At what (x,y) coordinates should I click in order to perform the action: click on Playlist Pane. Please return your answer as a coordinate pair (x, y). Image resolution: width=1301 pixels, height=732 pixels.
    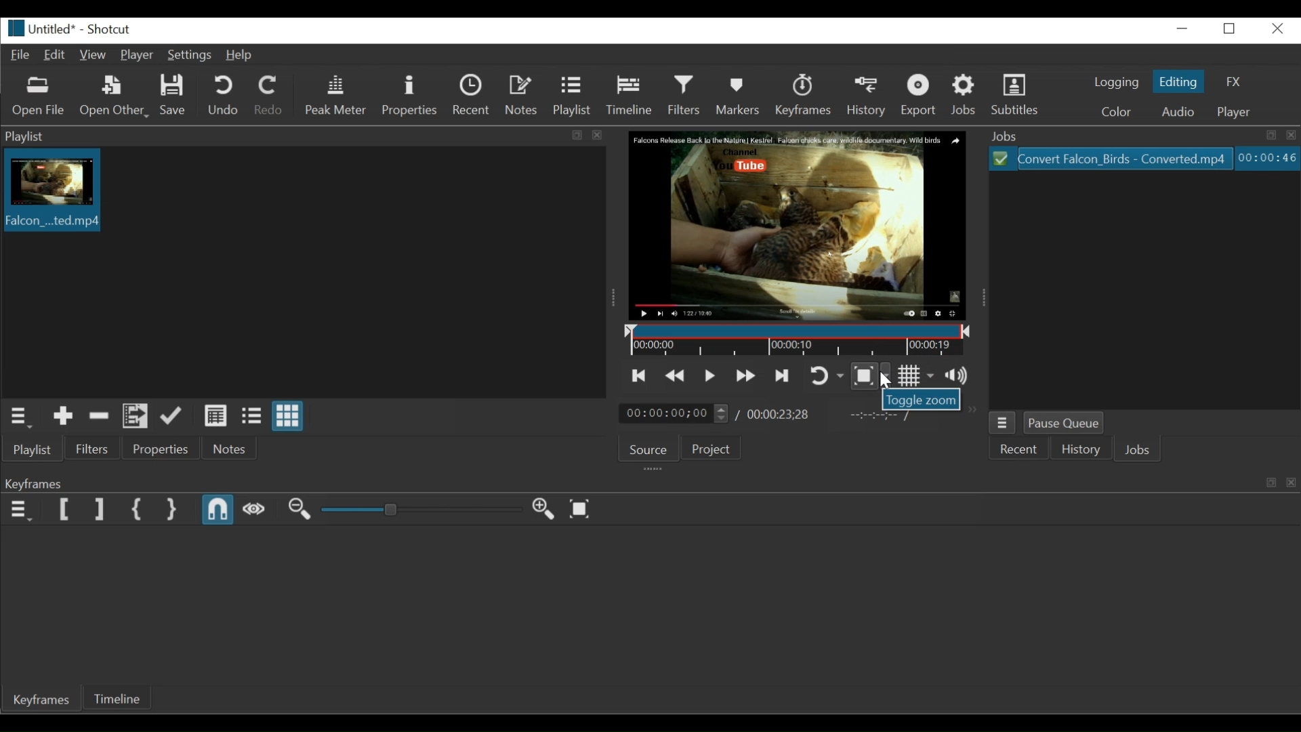
    Looking at the image, I should click on (306, 136).